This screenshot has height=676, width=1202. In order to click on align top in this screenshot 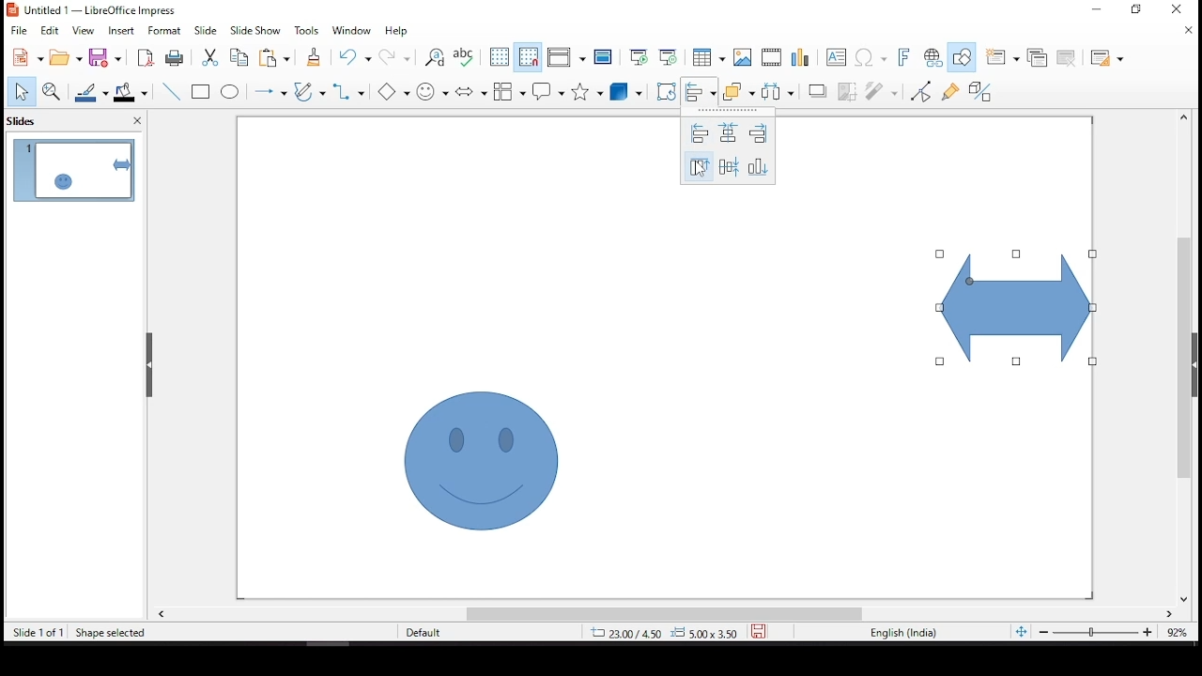, I will do `click(698, 168)`.